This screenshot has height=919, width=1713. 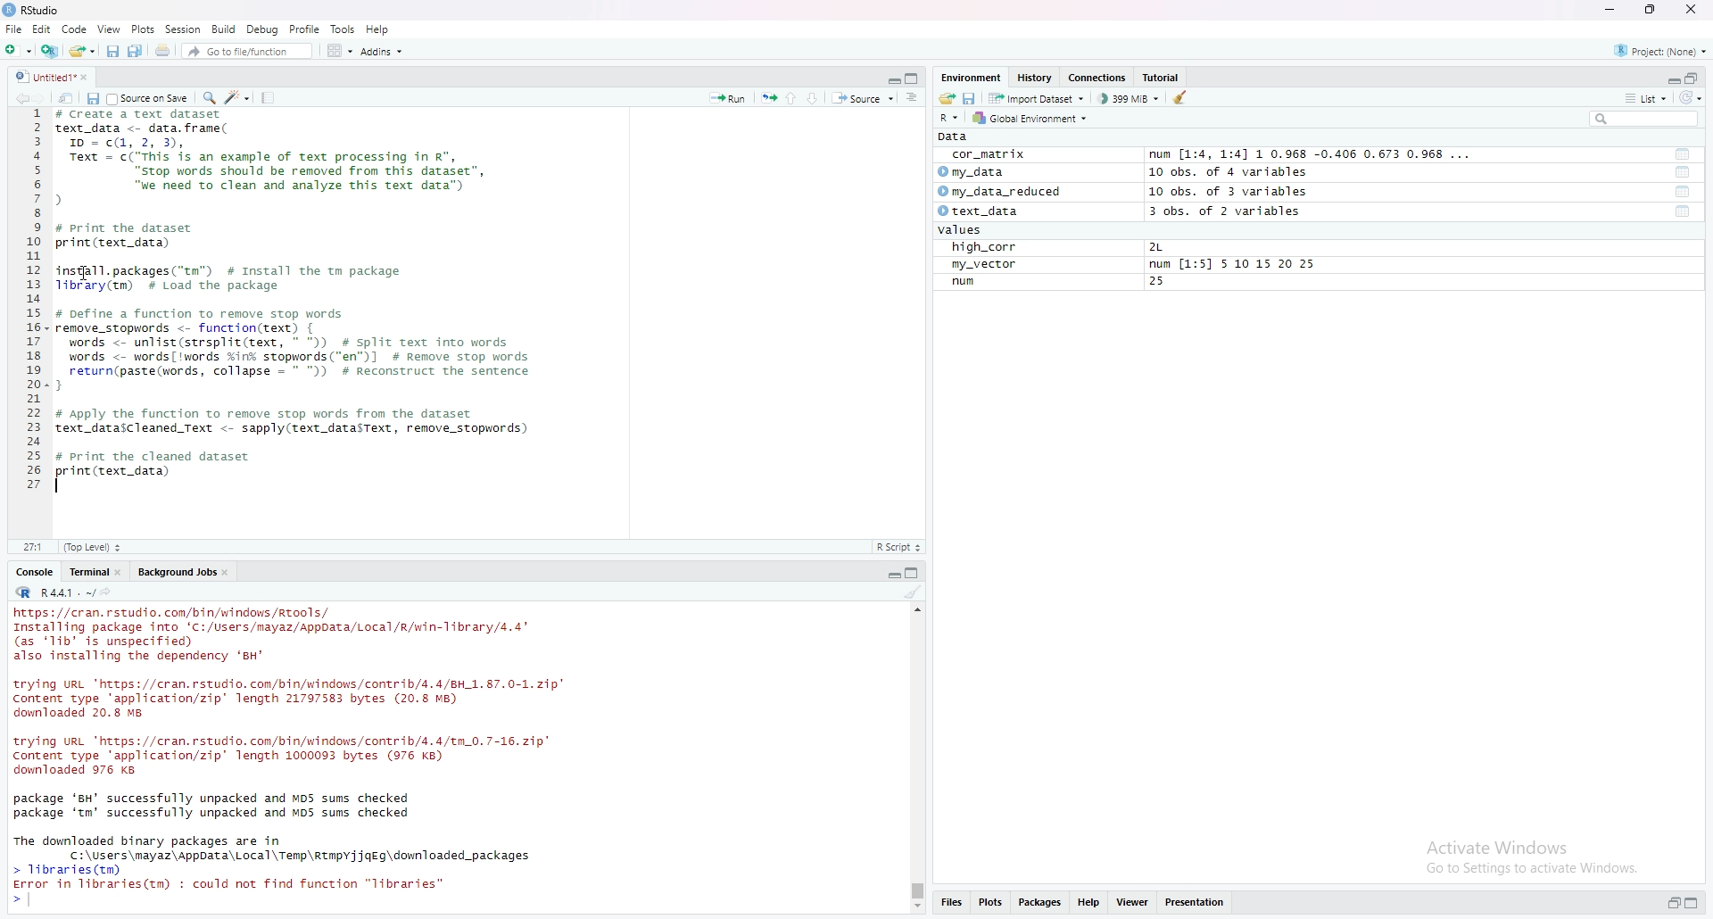 I want to click on plots, so click(x=143, y=30).